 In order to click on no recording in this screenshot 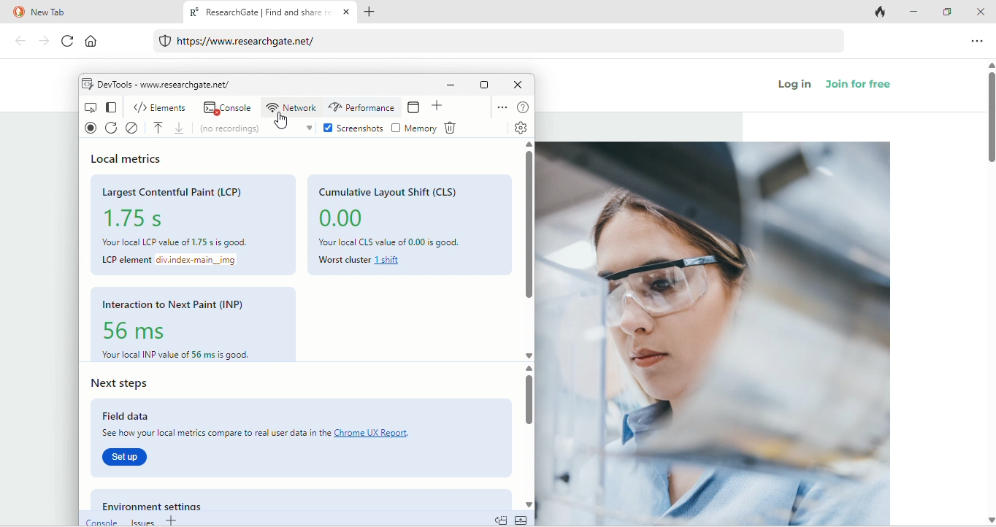, I will do `click(258, 128)`.